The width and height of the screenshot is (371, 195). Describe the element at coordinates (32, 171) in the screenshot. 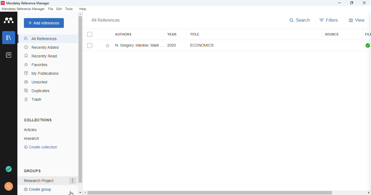

I see `groups` at that location.